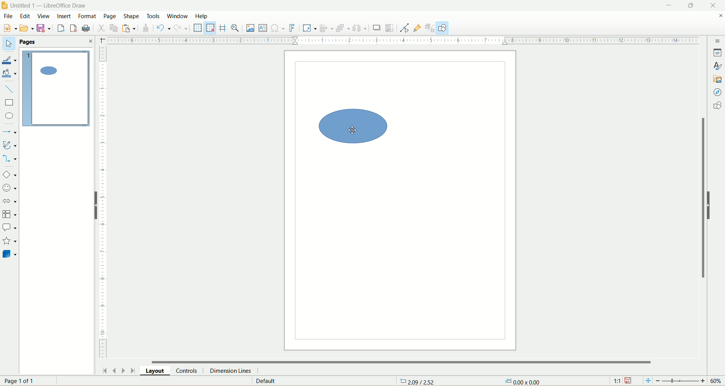 The width and height of the screenshot is (725, 386). I want to click on redo, so click(182, 29).